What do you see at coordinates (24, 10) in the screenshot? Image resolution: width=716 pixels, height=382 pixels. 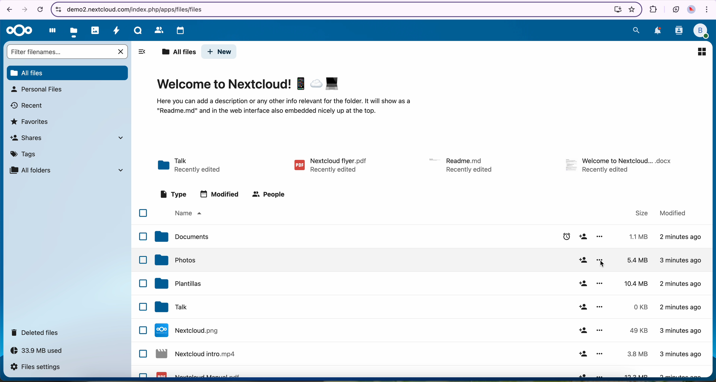 I see `navigate foward` at bounding box center [24, 10].